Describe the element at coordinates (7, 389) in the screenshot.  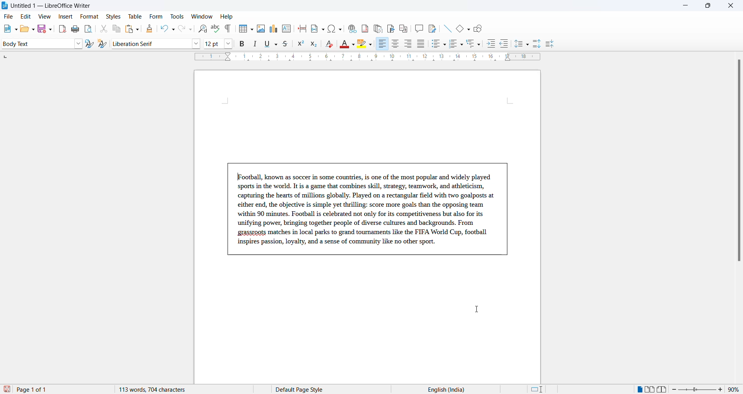
I see `save` at that location.